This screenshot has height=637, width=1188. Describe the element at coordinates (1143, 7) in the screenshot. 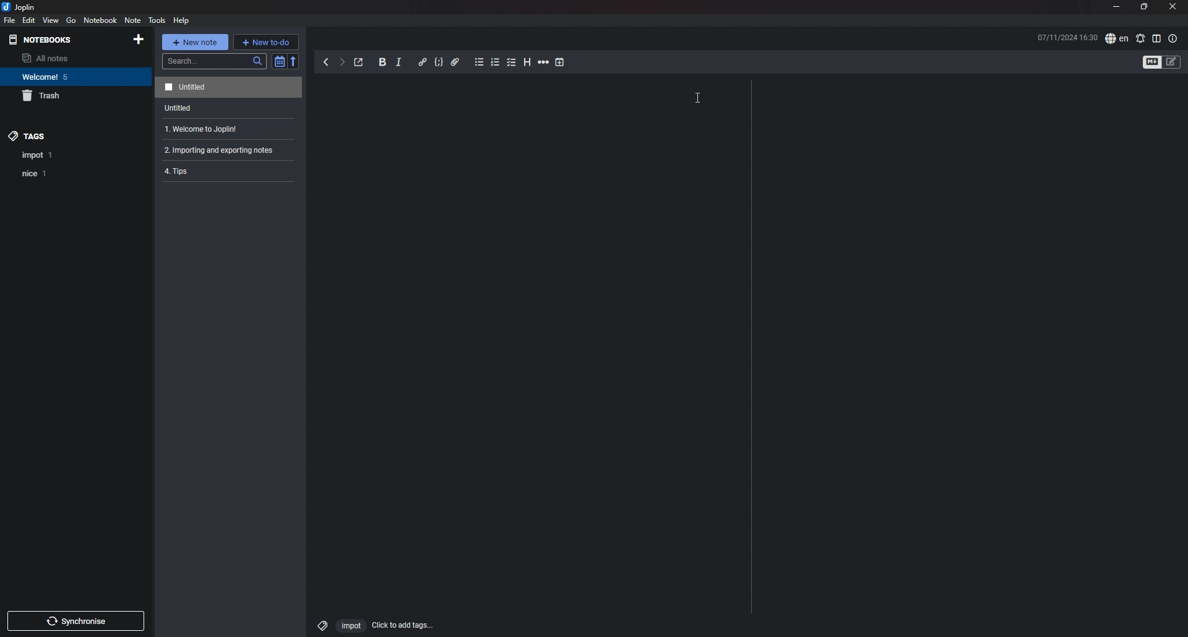

I see `resize` at that location.